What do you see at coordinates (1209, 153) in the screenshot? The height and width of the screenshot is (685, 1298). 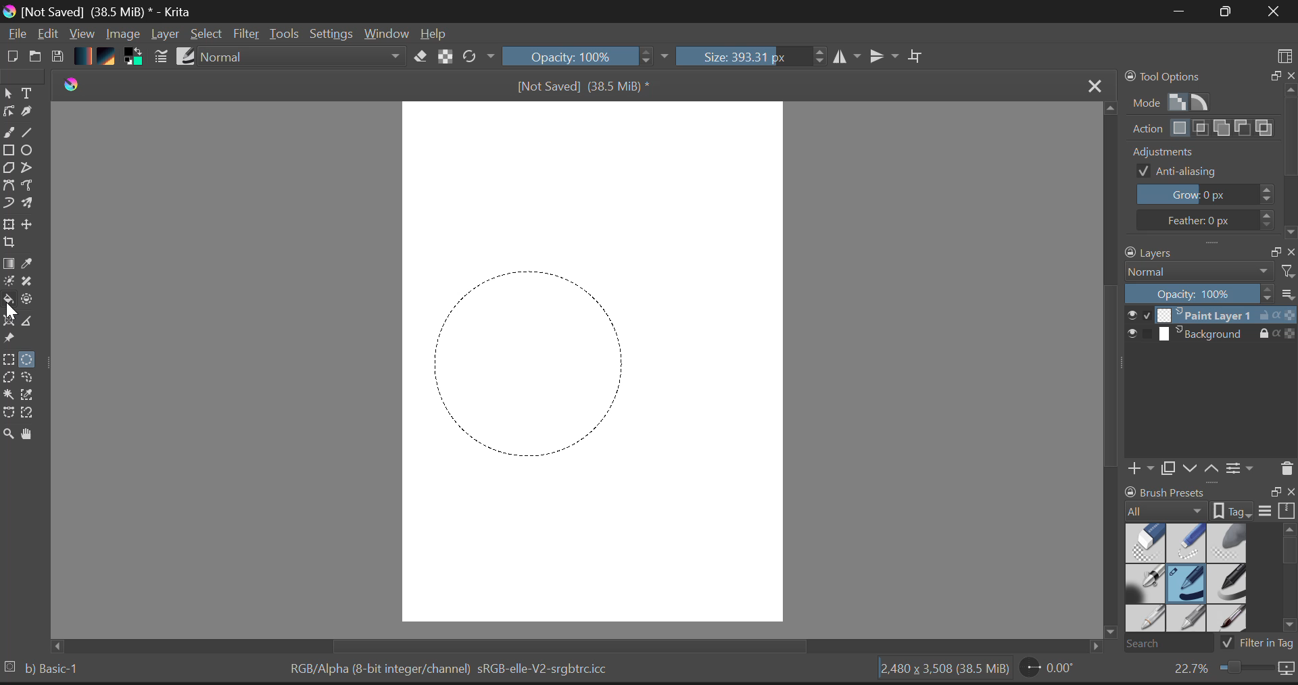 I see `Tools Options Docker` at bounding box center [1209, 153].